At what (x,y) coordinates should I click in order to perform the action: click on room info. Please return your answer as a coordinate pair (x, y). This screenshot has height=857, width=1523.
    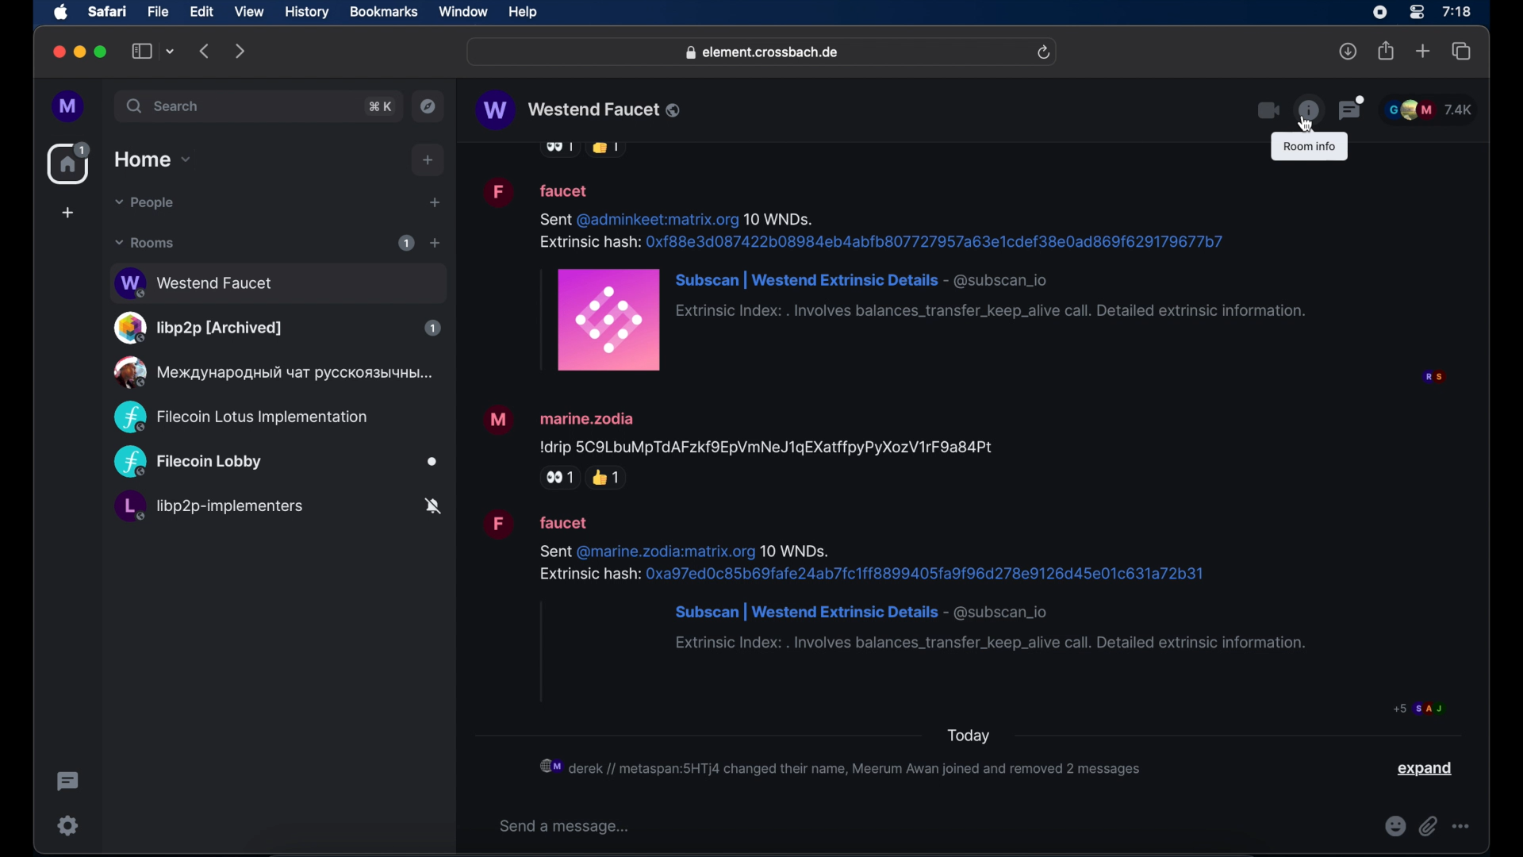
    Looking at the image, I should click on (1308, 110).